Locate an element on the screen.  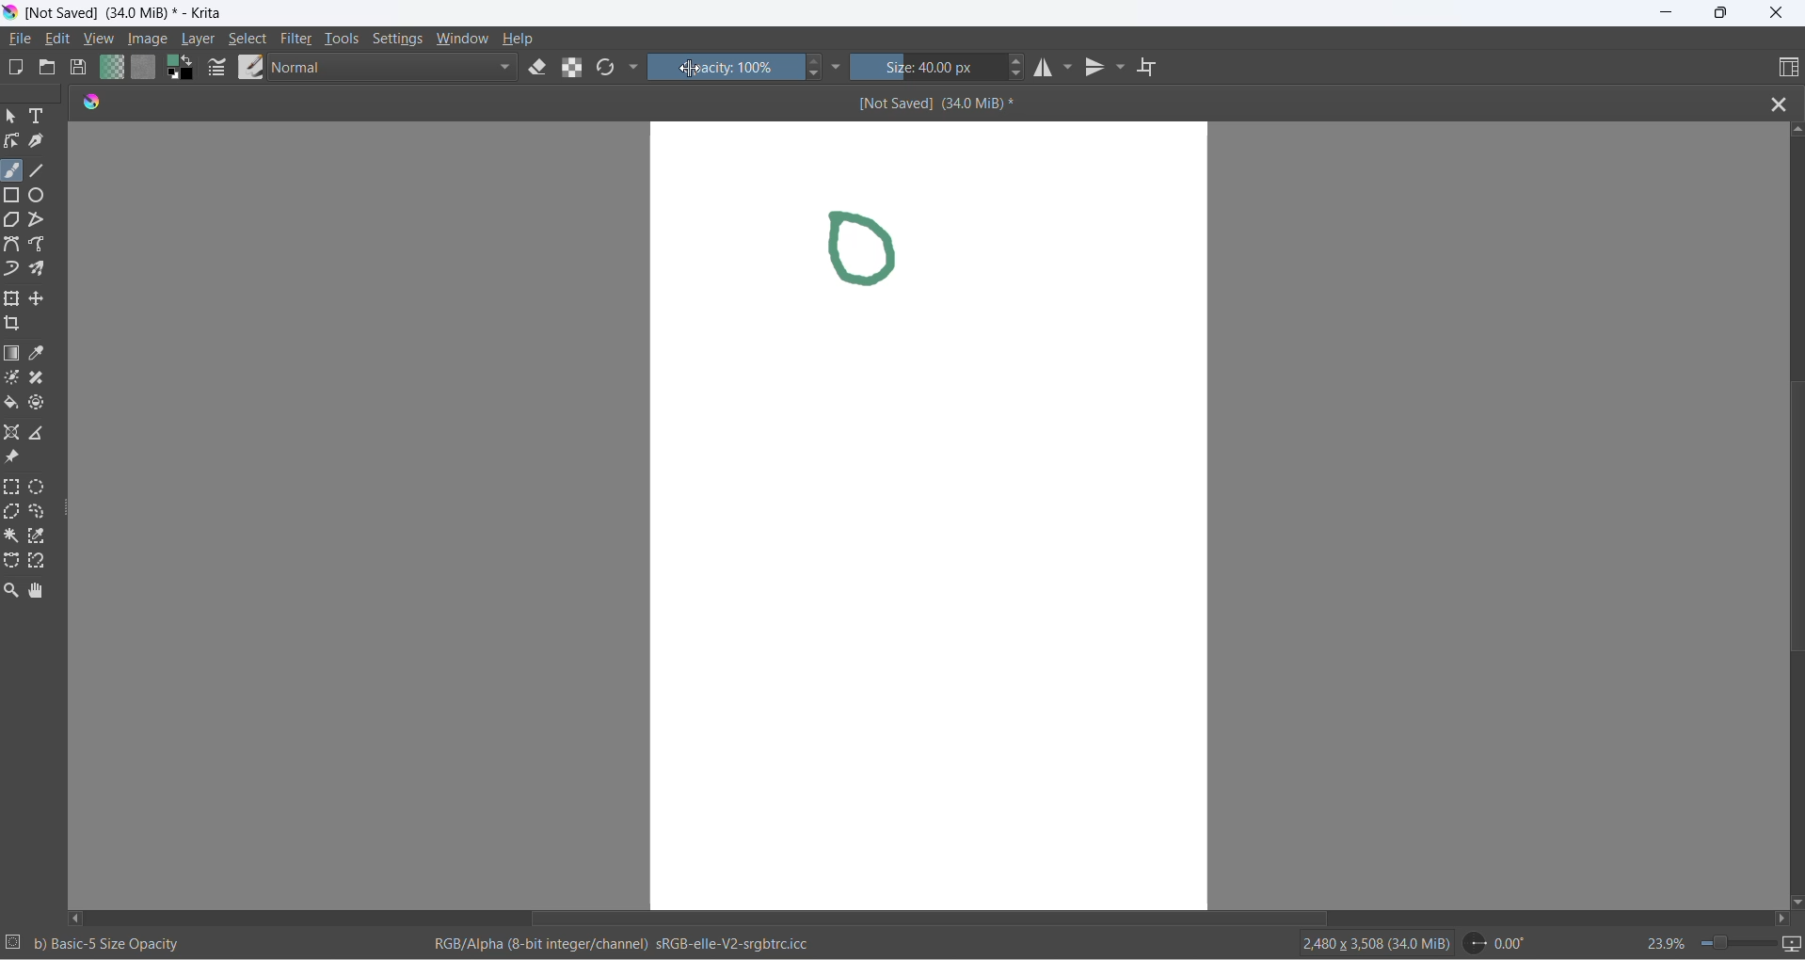
more settings dropdown button is located at coordinates (636, 71).